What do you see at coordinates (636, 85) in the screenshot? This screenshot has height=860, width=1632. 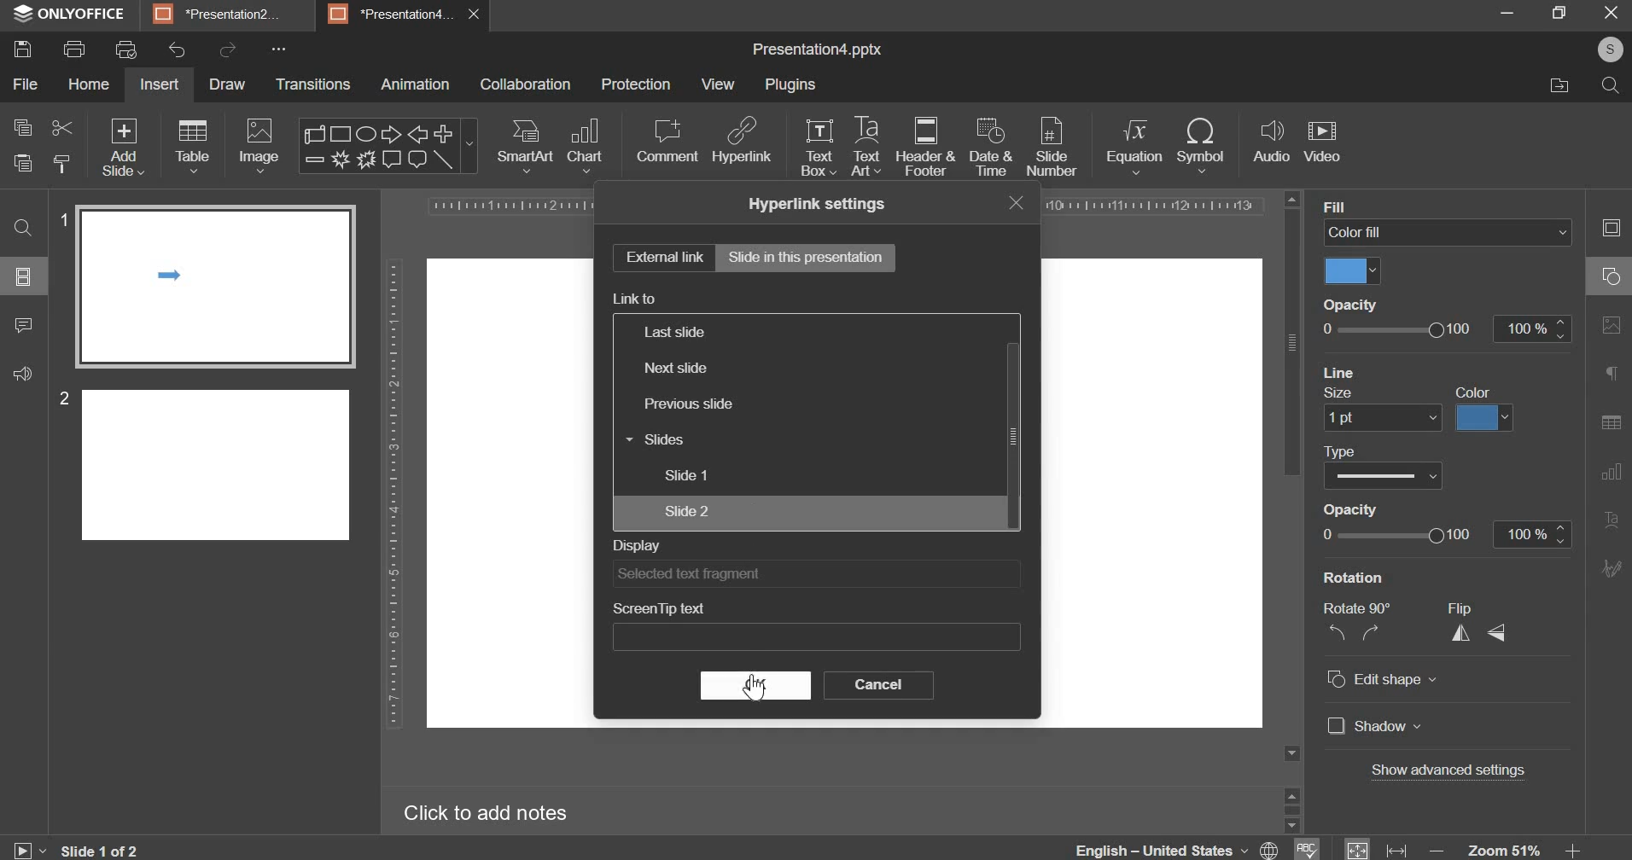 I see `protection` at bounding box center [636, 85].